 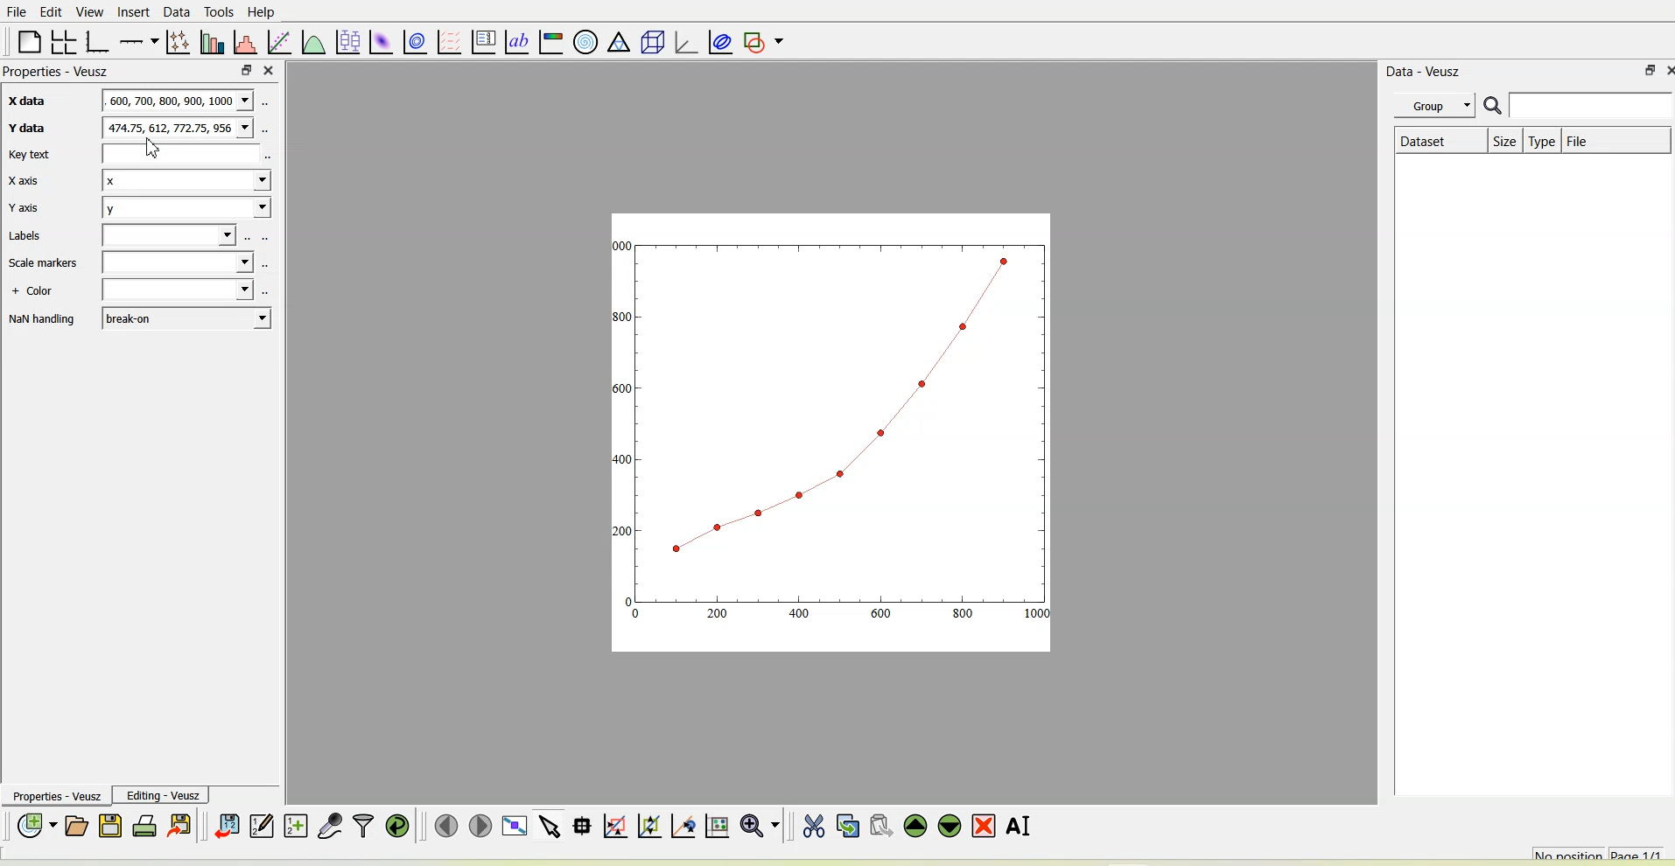 I want to click on x, so click(x=187, y=178).